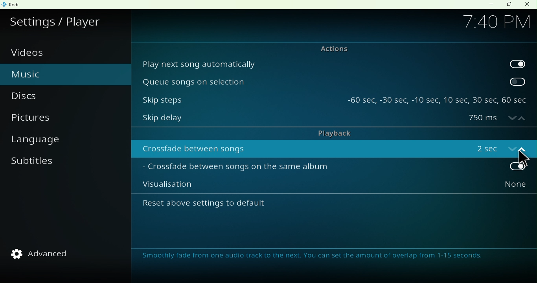 This screenshot has height=283, width=537. What do you see at coordinates (518, 81) in the screenshot?
I see `toggle` at bounding box center [518, 81].